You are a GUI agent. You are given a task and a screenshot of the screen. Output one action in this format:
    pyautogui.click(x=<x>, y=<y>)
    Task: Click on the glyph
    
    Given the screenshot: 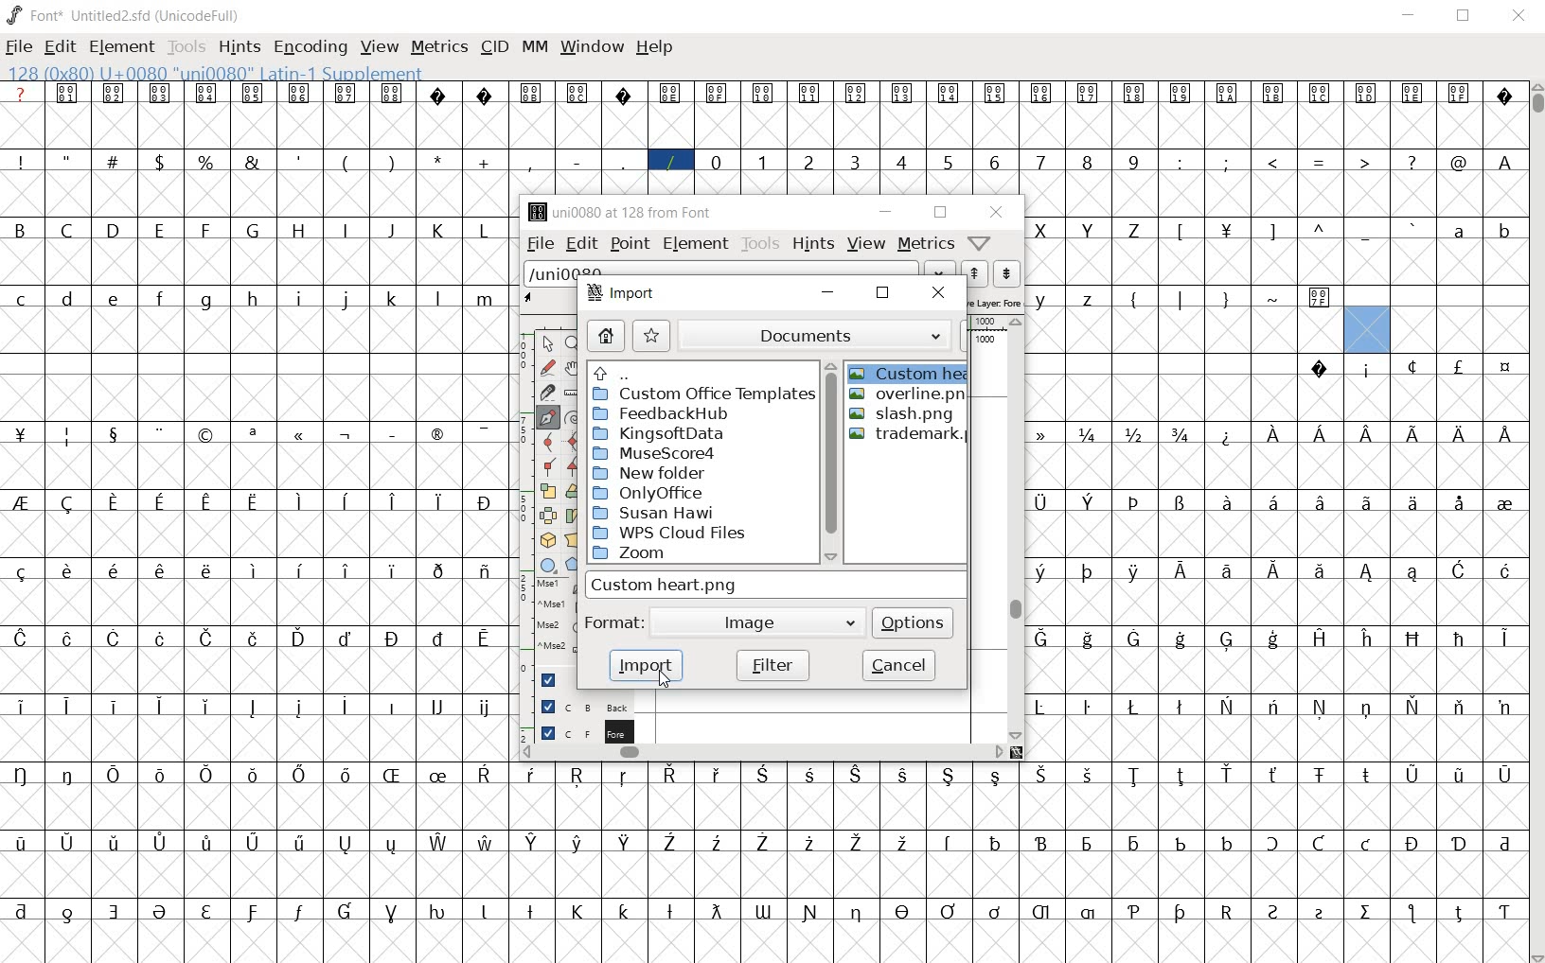 What is the action you would take?
    pyautogui.click(x=1459, y=569)
    